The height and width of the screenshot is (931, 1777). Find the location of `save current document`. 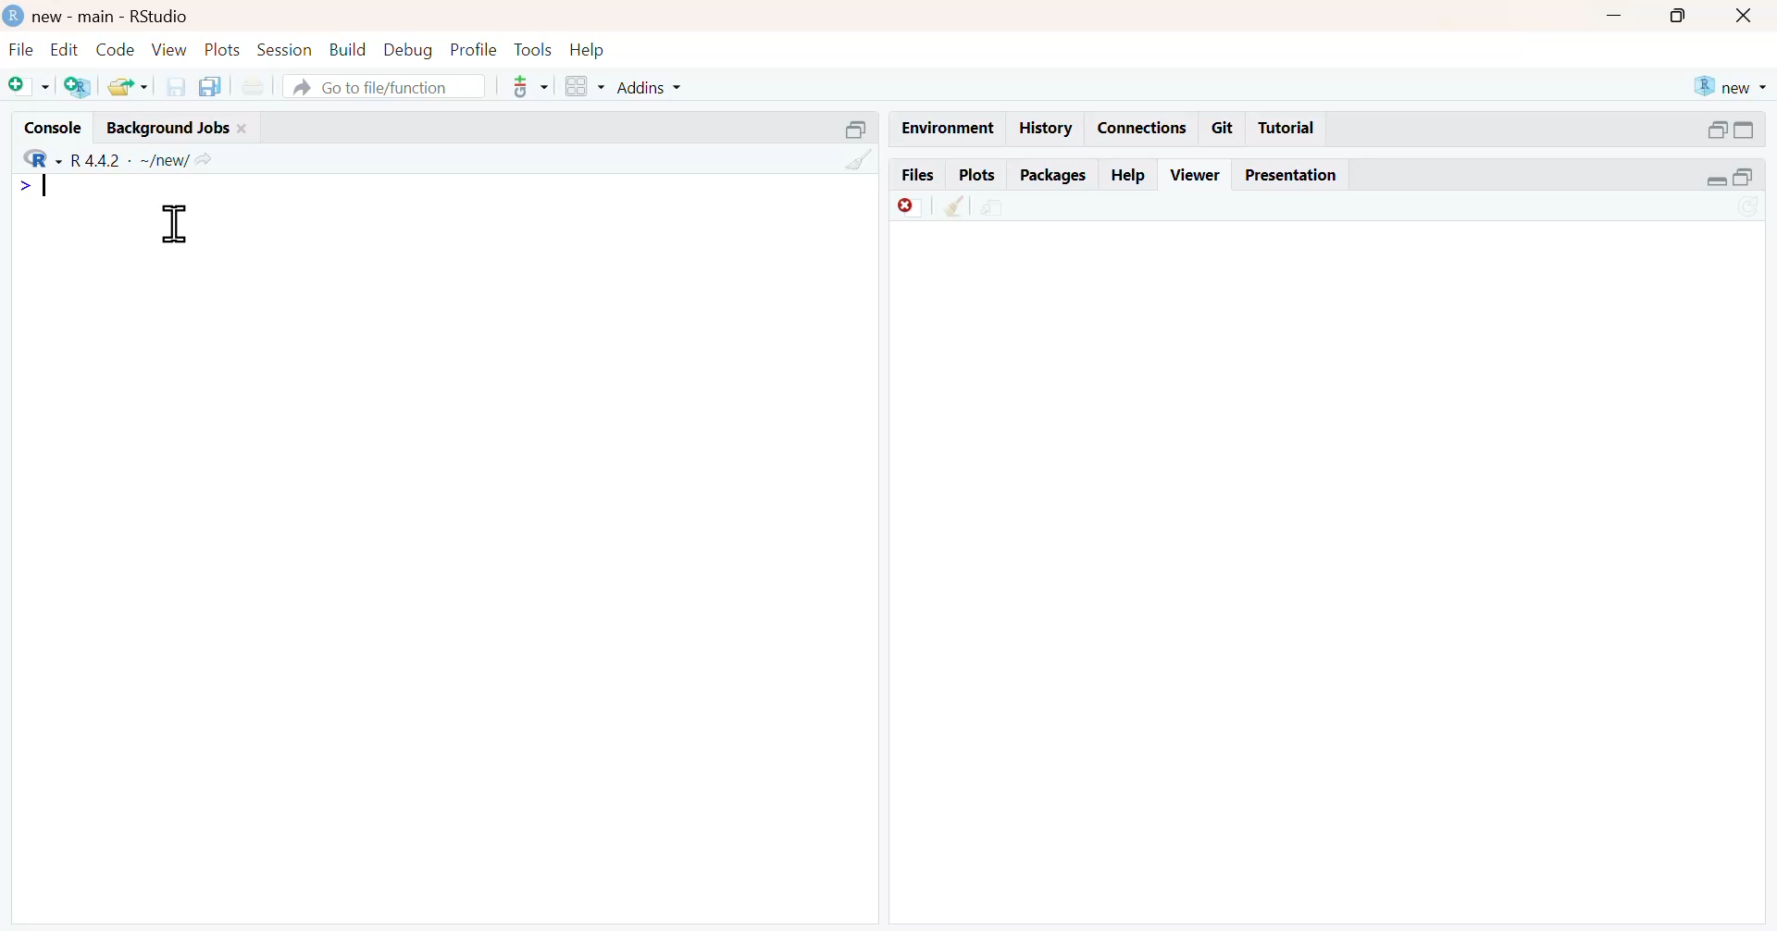

save current document is located at coordinates (175, 86).